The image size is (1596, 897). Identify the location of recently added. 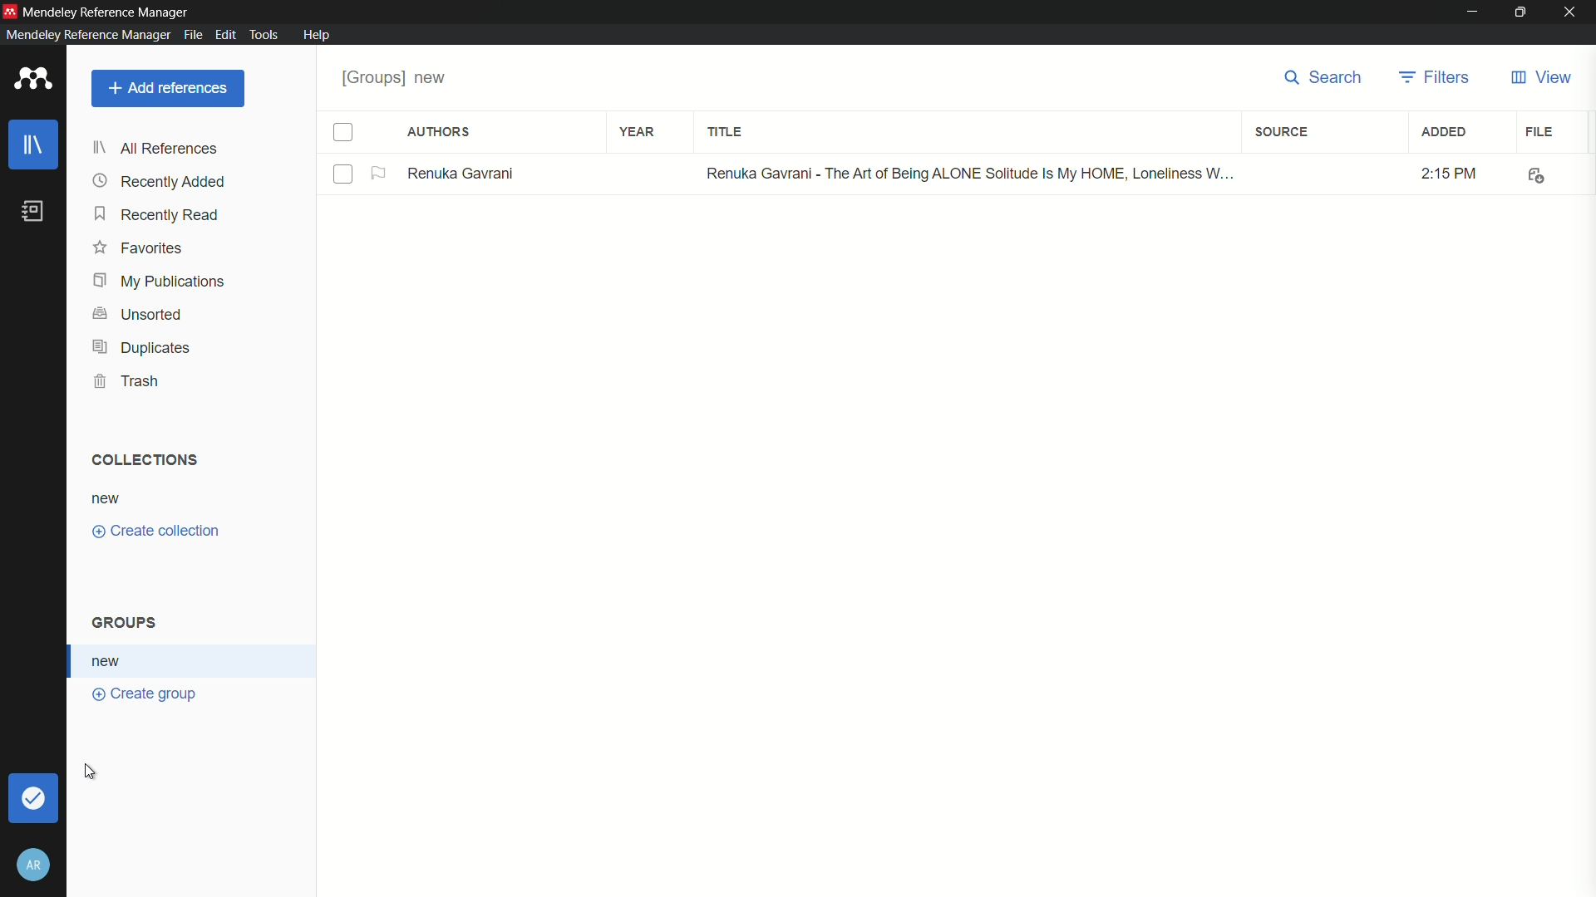
(160, 183).